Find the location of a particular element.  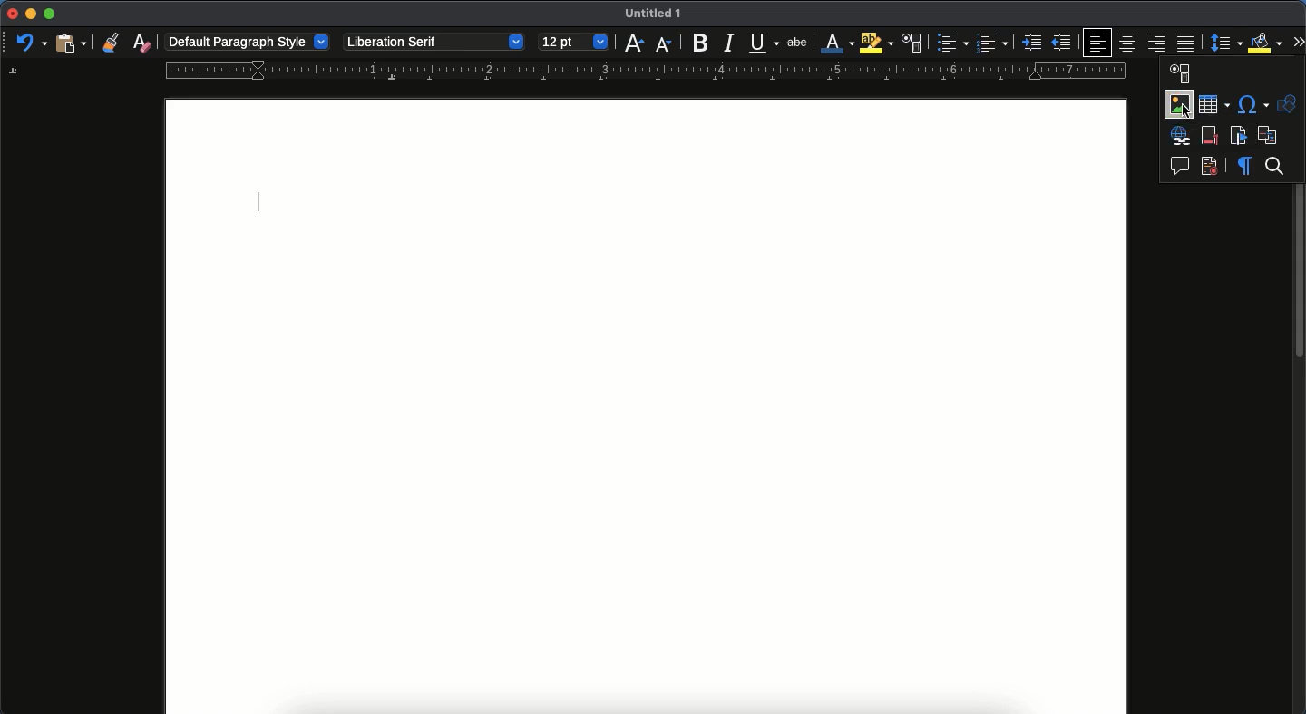

comment is located at coordinates (1180, 166).